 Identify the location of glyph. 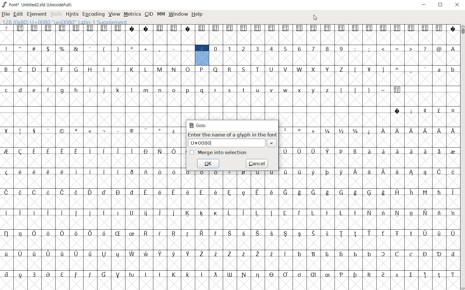
(383, 151).